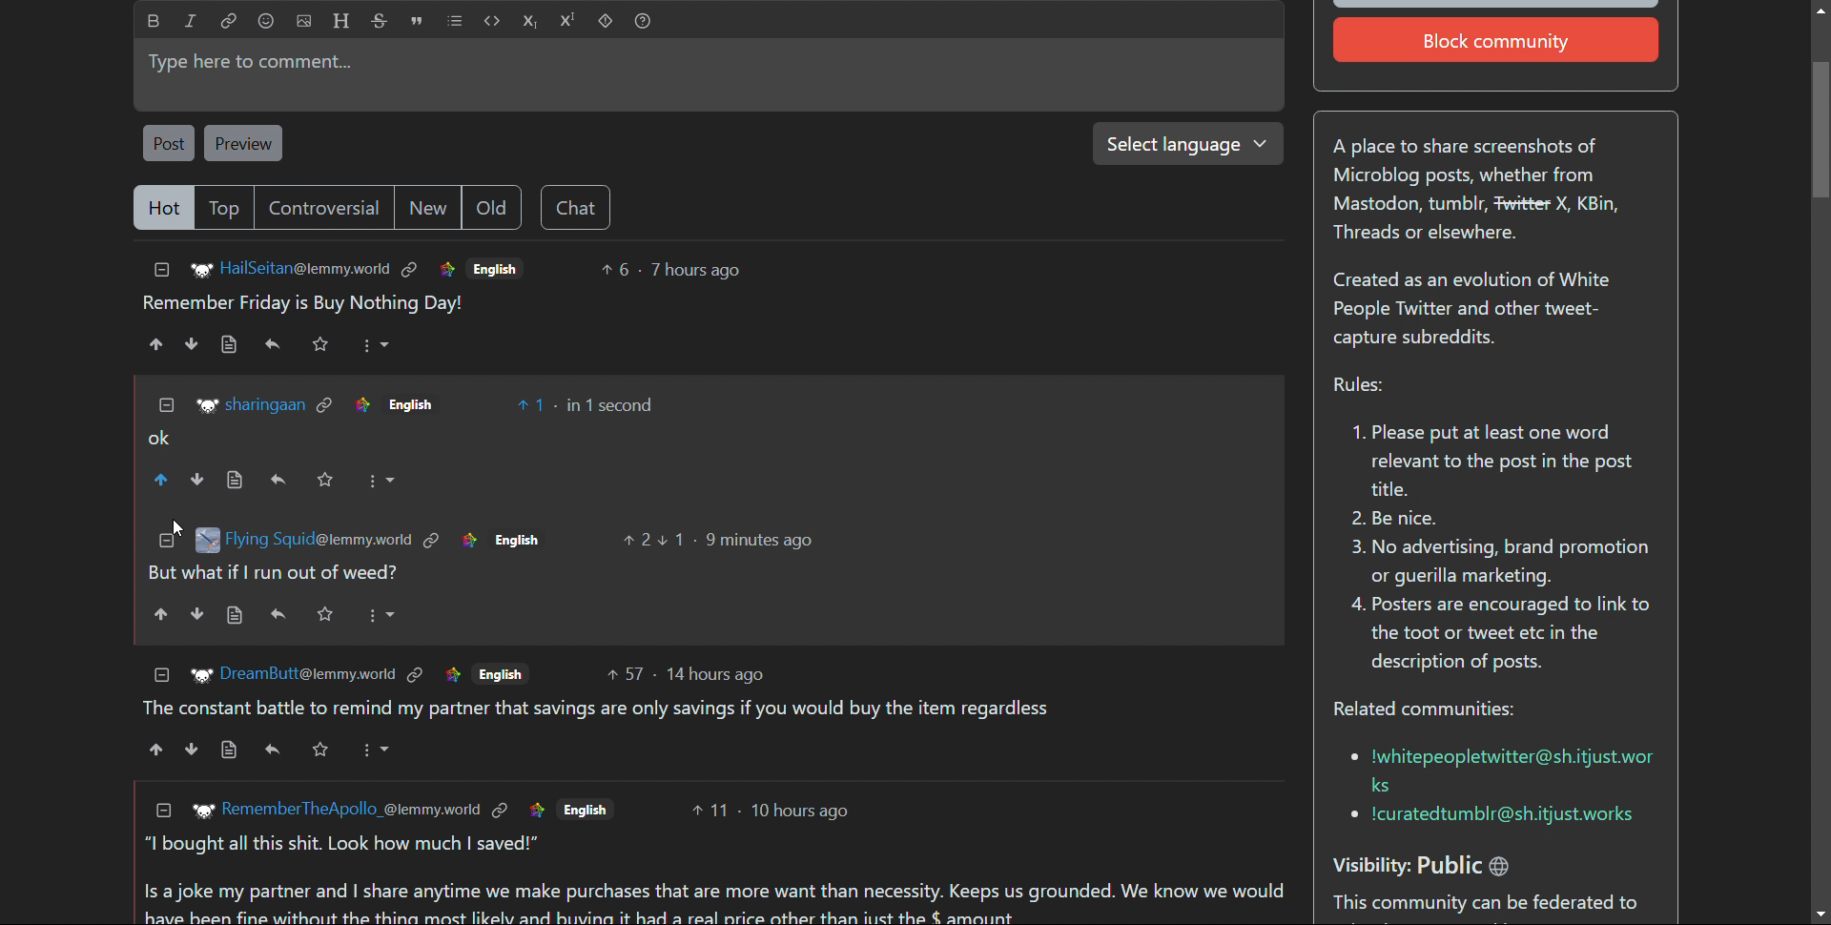 Image resolution: width=1831 pixels, height=925 pixels. What do you see at coordinates (382, 612) in the screenshot?
I see `More` at bounding box center [382, 612].